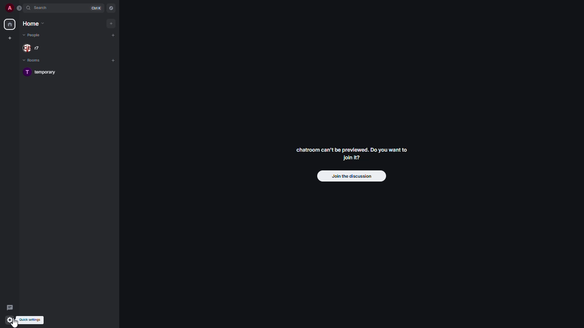 The height and width of the screenshot is (328, 584). I want to click on a, so click(9, 8).